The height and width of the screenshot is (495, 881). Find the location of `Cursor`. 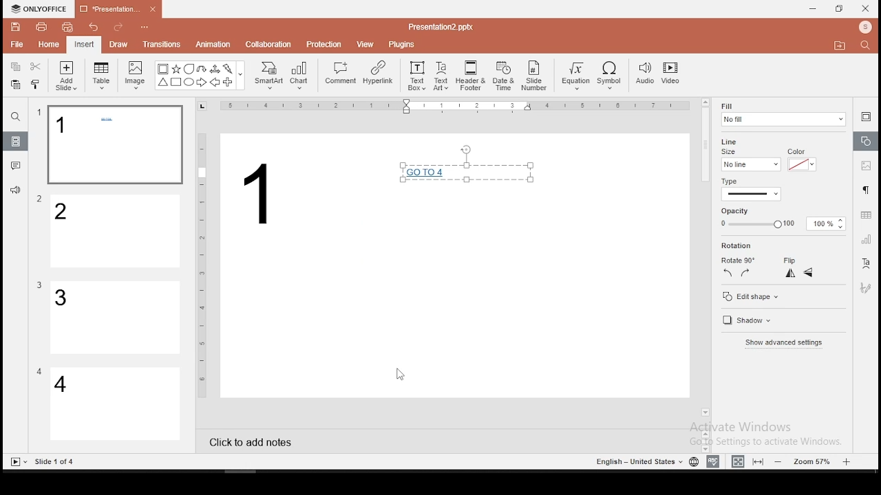

Cursor is located at coordinates (399, 375).